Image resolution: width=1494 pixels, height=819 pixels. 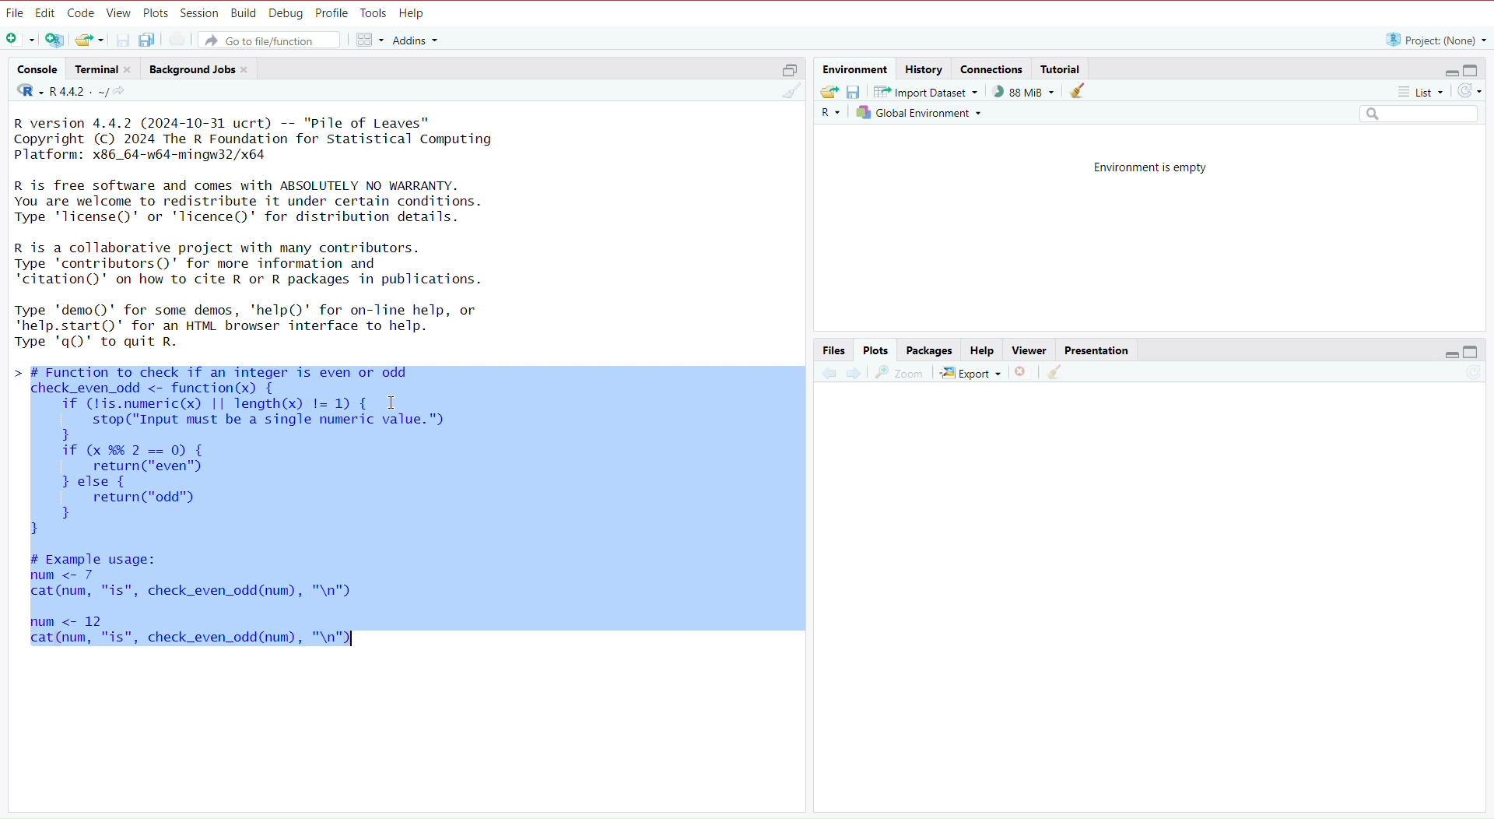 I want to click on collapse, so click(x=1473, y=352).